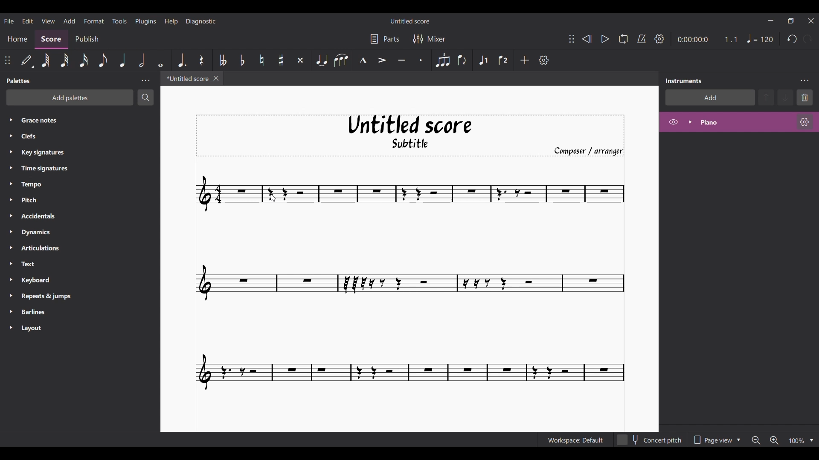 This screenshot has width=819, height=460. I want to click on Mixer settings, so click(430, 39).